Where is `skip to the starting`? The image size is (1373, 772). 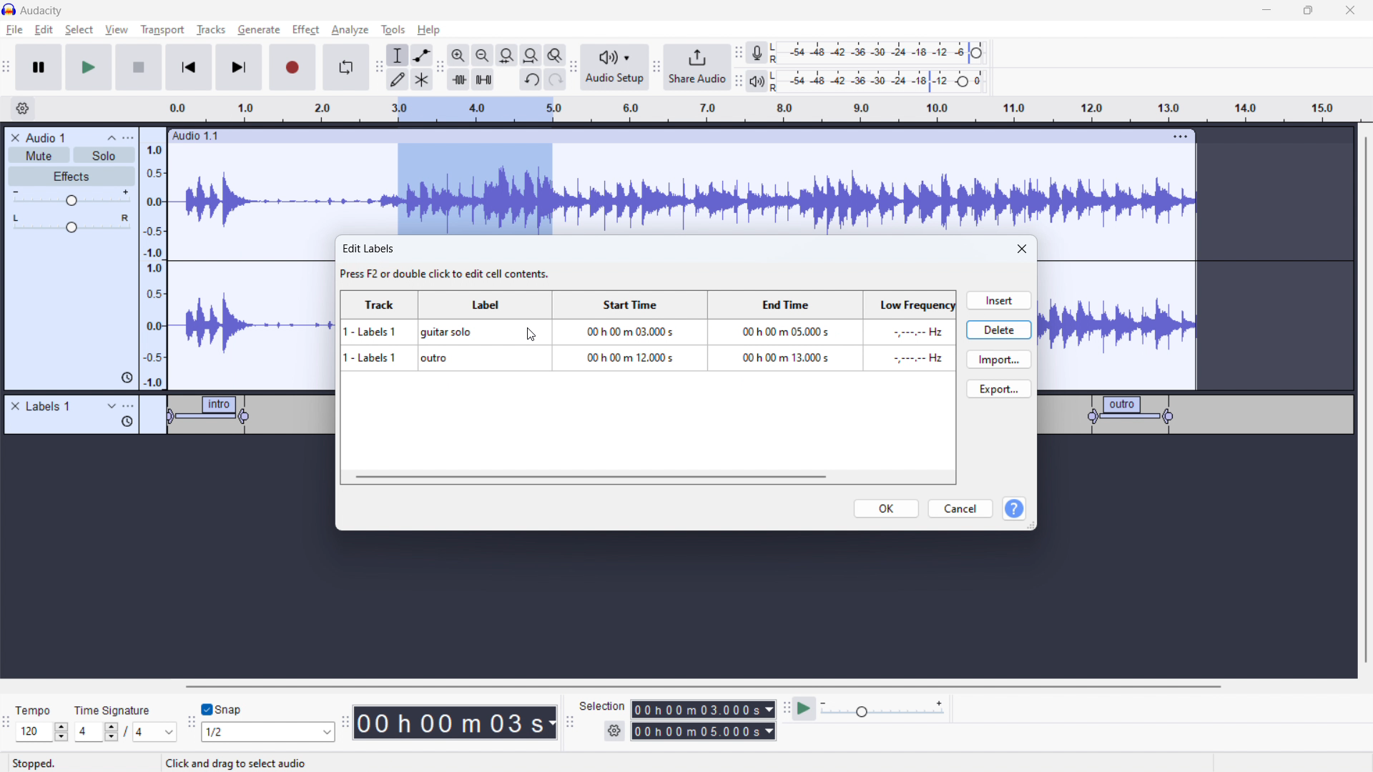 skip to the starting is located at coordinates (187, 68).